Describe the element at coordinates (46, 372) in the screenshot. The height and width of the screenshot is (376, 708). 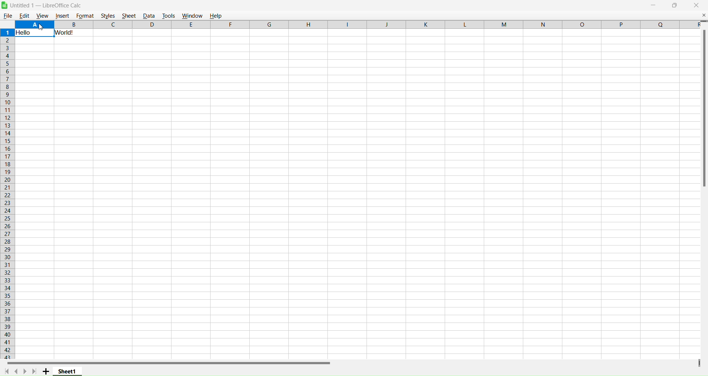
I see `Add New Sheet` at that location.